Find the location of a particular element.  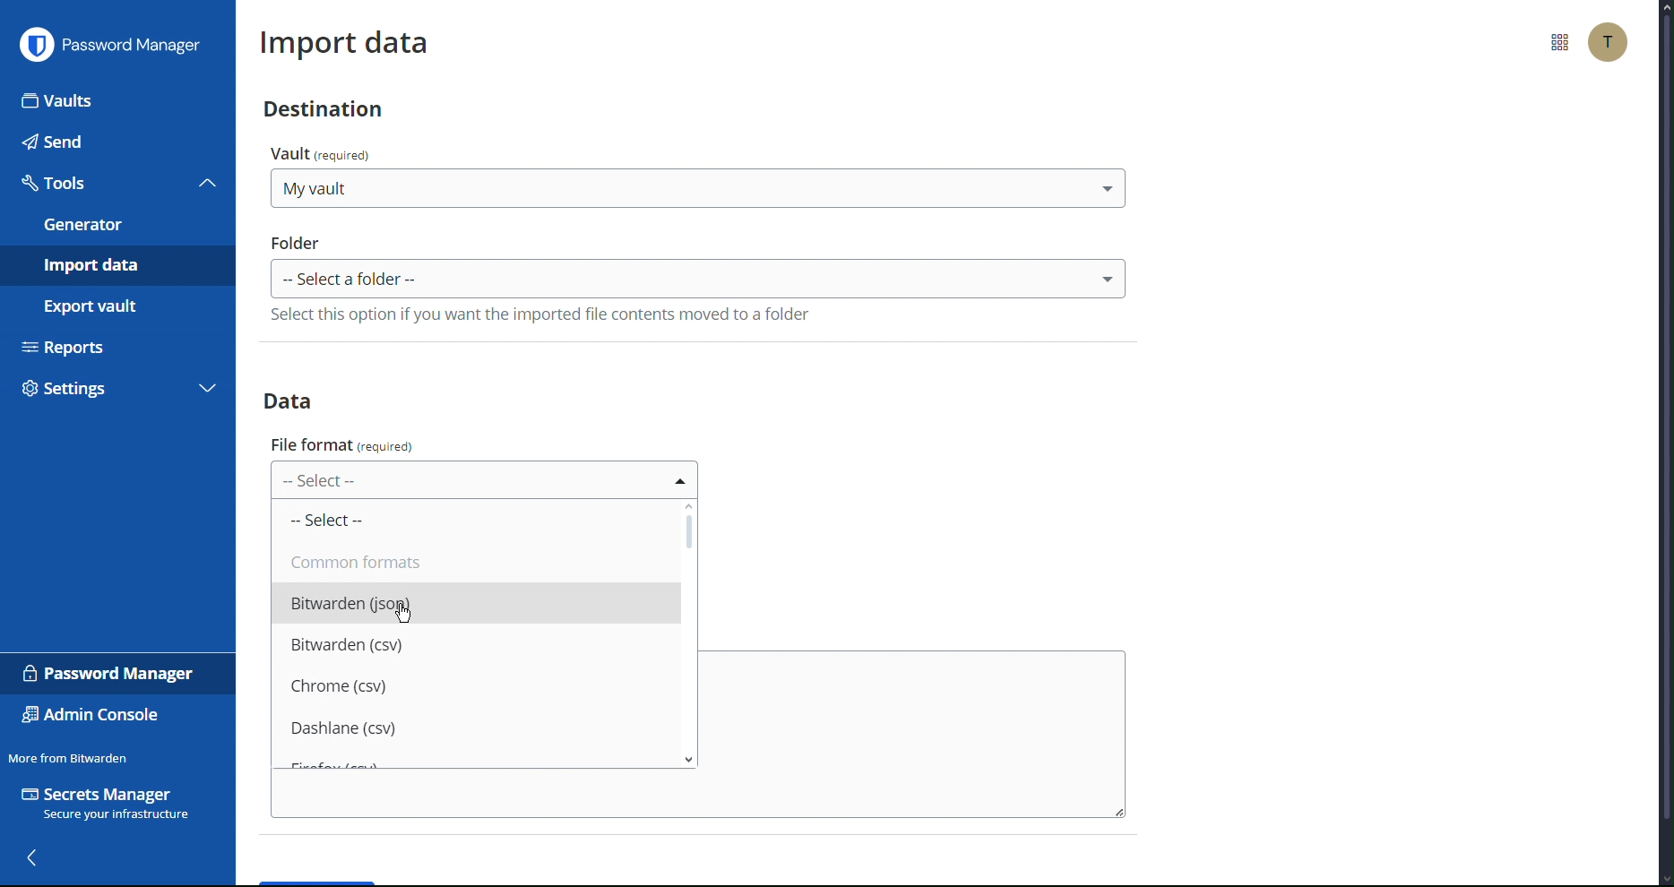

collapse tools is located at coordinates (208, 182).